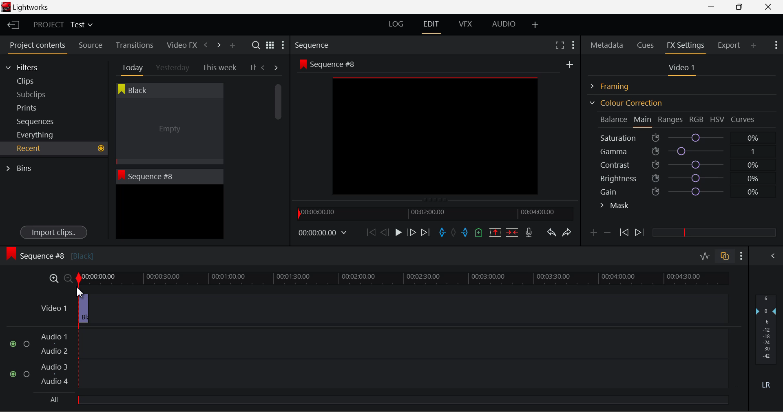 The height and width of the screenshot is (412, 783). I want to click on Metadata Panel, so click(608, 44).